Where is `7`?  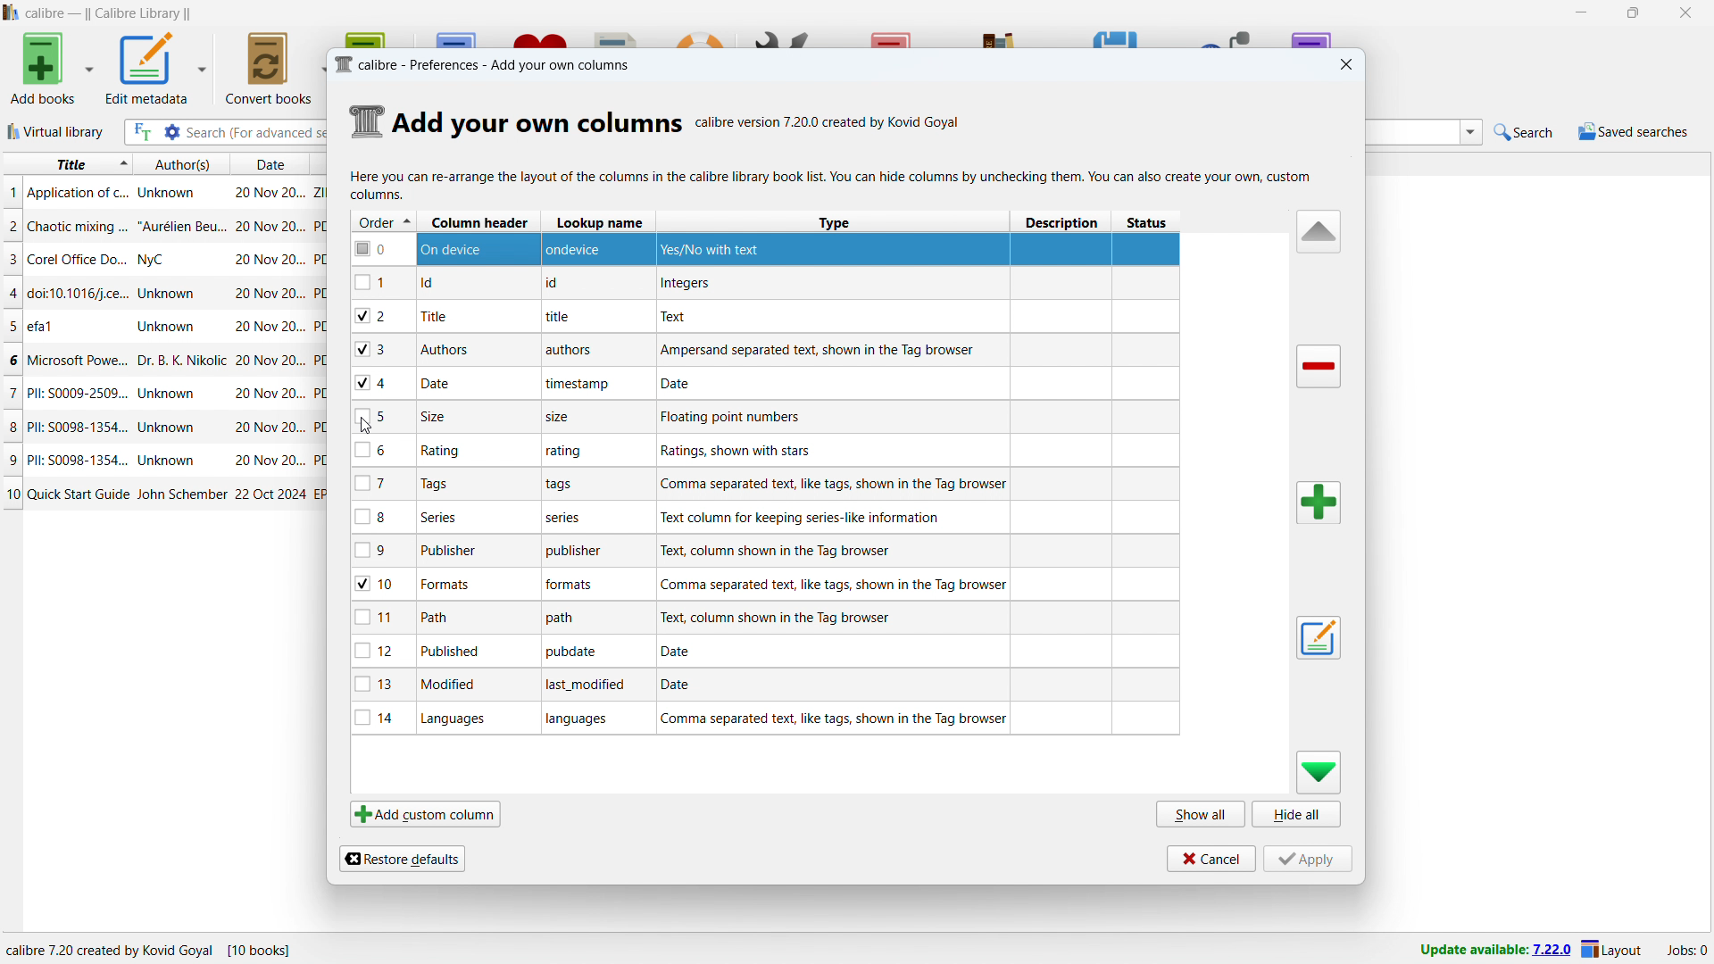 7 is located at coordinates (379, 483).